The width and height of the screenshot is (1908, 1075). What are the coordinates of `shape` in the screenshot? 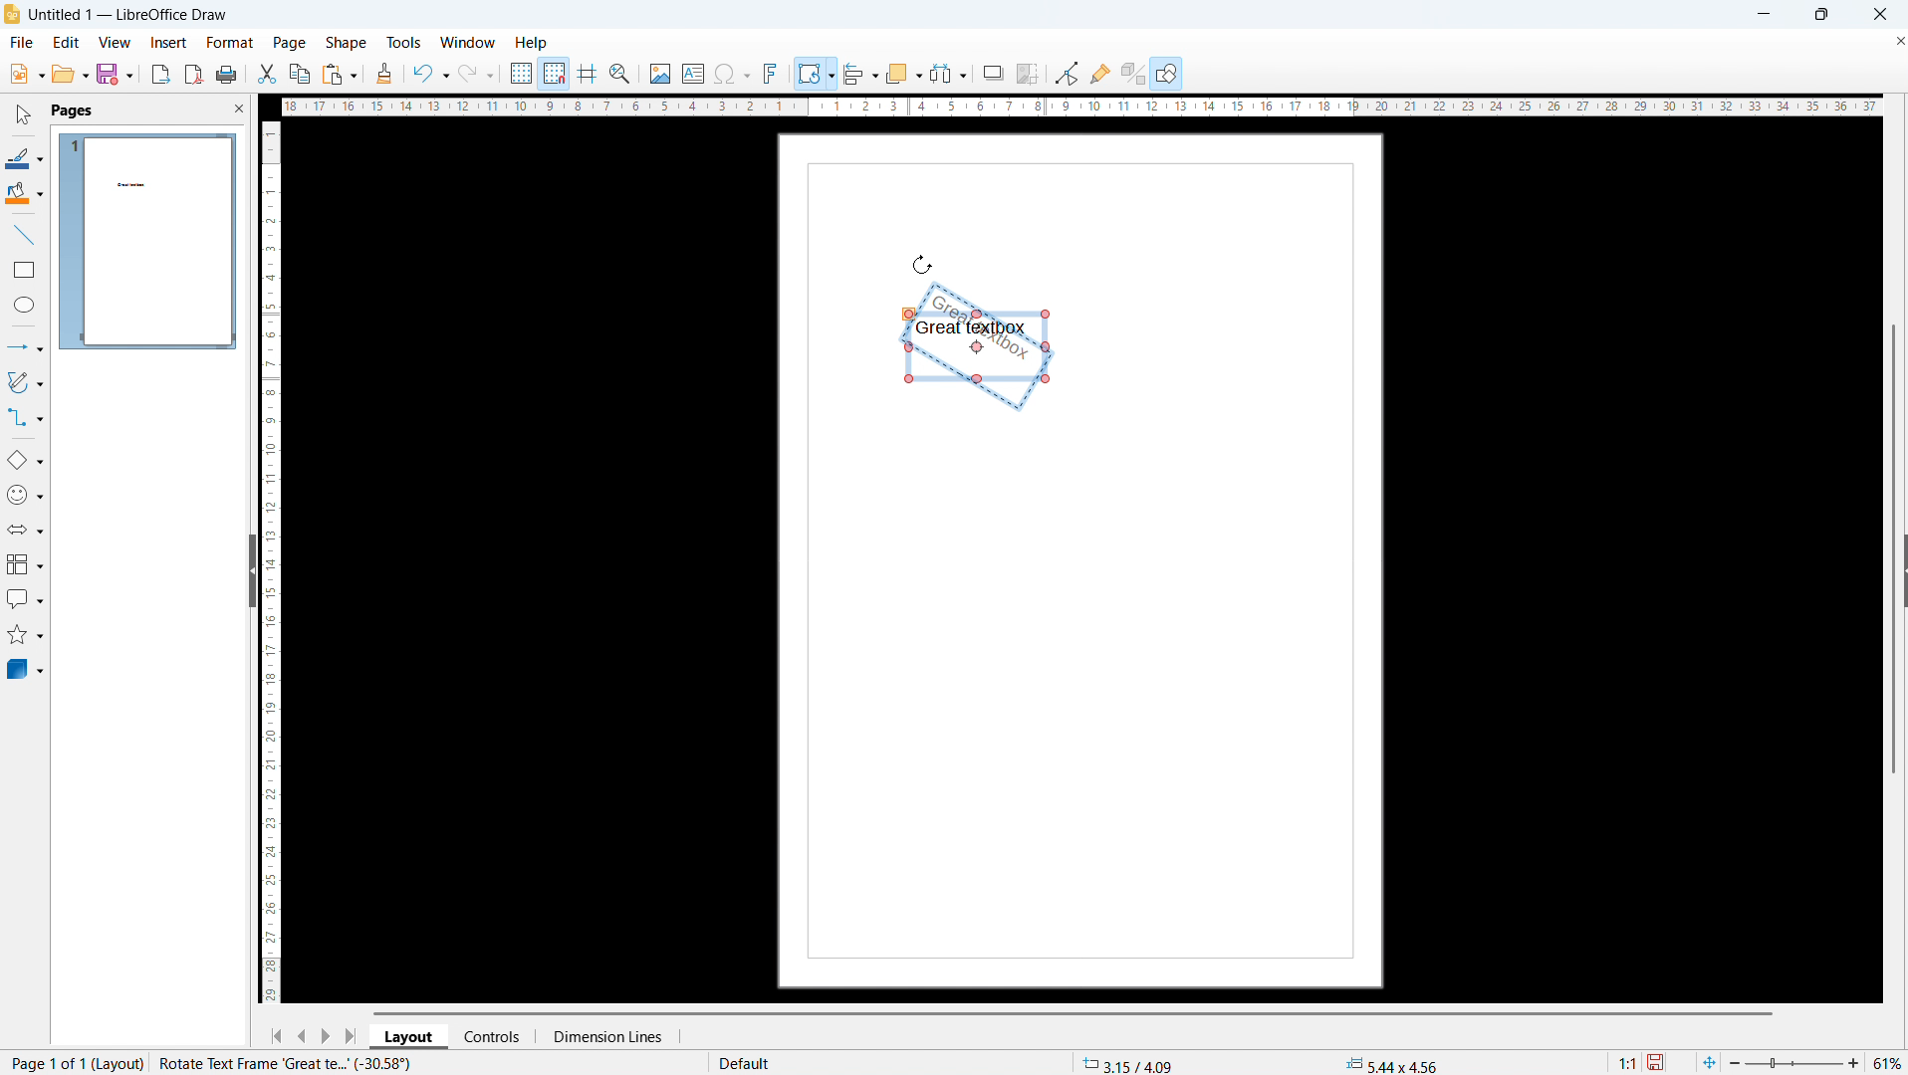 It's located at (346, 43).